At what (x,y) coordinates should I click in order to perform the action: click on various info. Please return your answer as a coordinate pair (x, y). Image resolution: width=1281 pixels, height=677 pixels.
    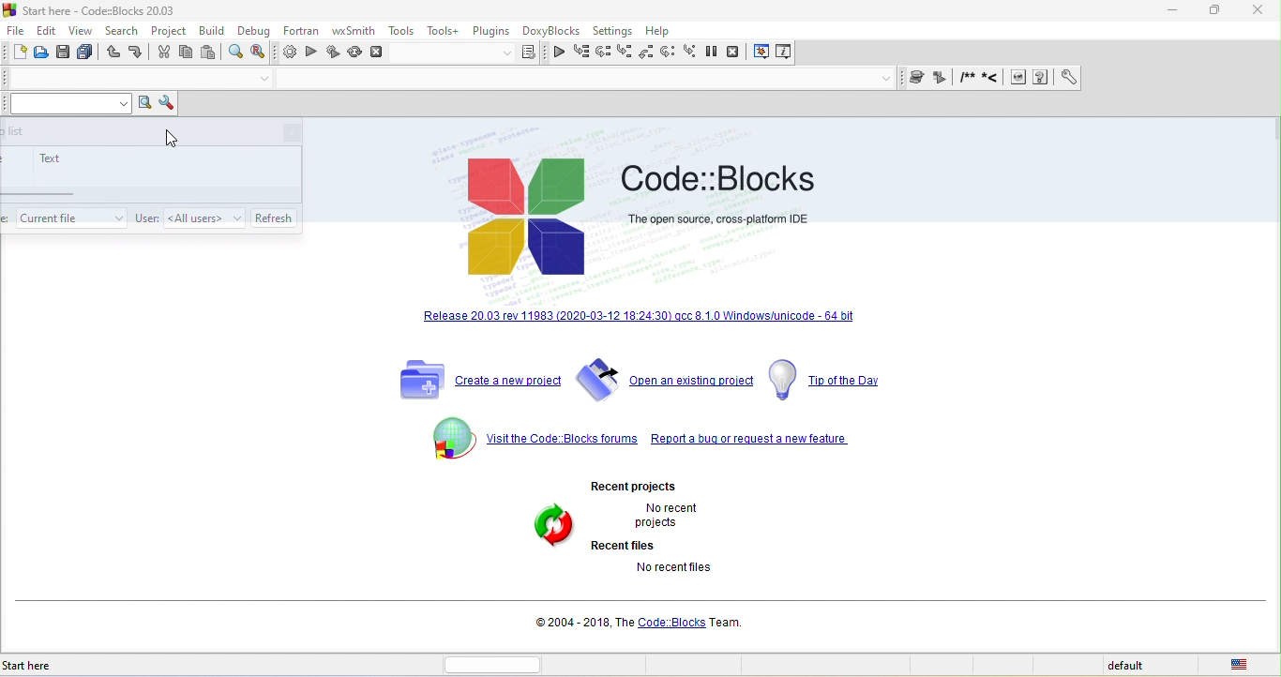
    Looking at the image, I should click on (782, 53).